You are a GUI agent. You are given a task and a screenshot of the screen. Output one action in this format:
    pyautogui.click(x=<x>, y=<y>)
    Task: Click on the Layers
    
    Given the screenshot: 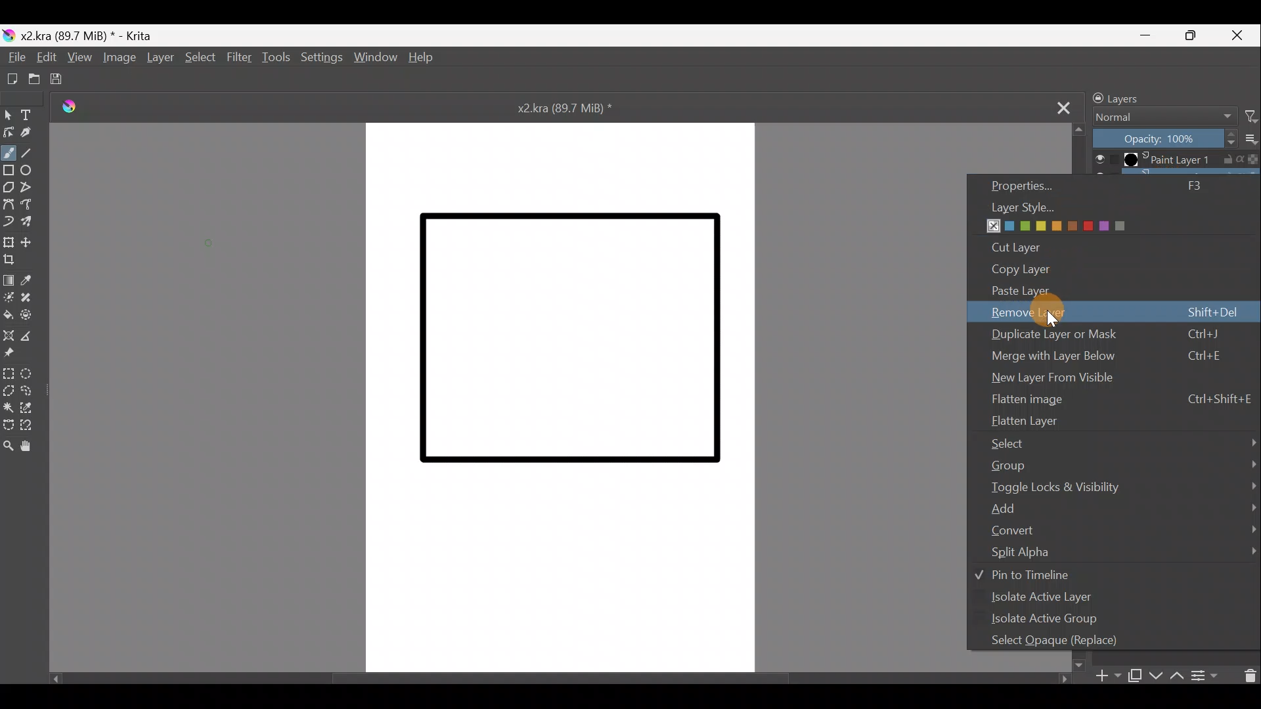 What is the action you would take?
    pyautogui.click(x=1128, y=97)
    